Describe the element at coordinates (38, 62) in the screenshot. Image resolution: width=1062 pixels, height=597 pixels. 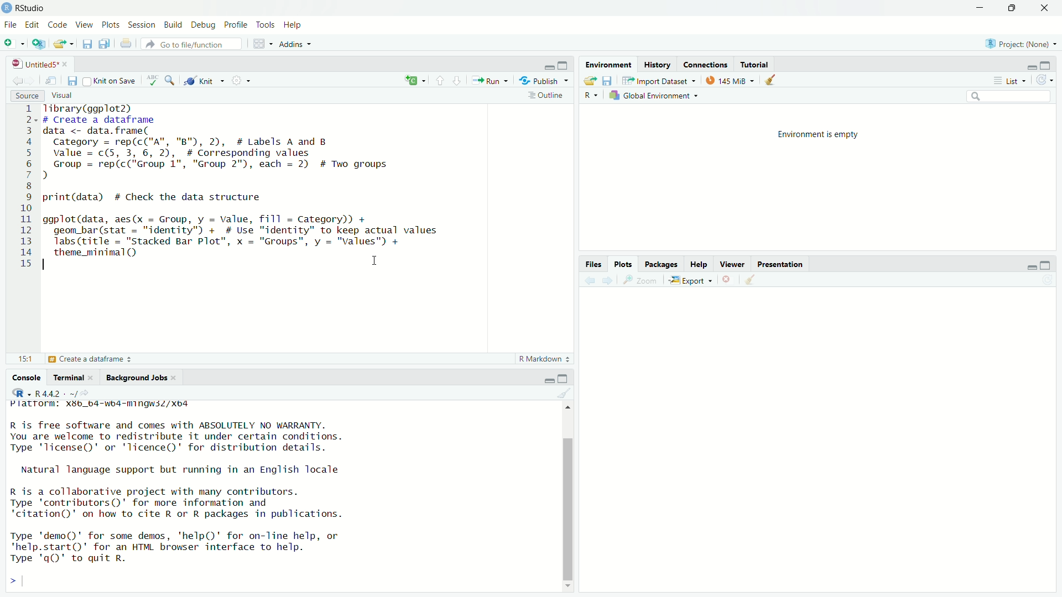
I see `Untitled5*` at that location.